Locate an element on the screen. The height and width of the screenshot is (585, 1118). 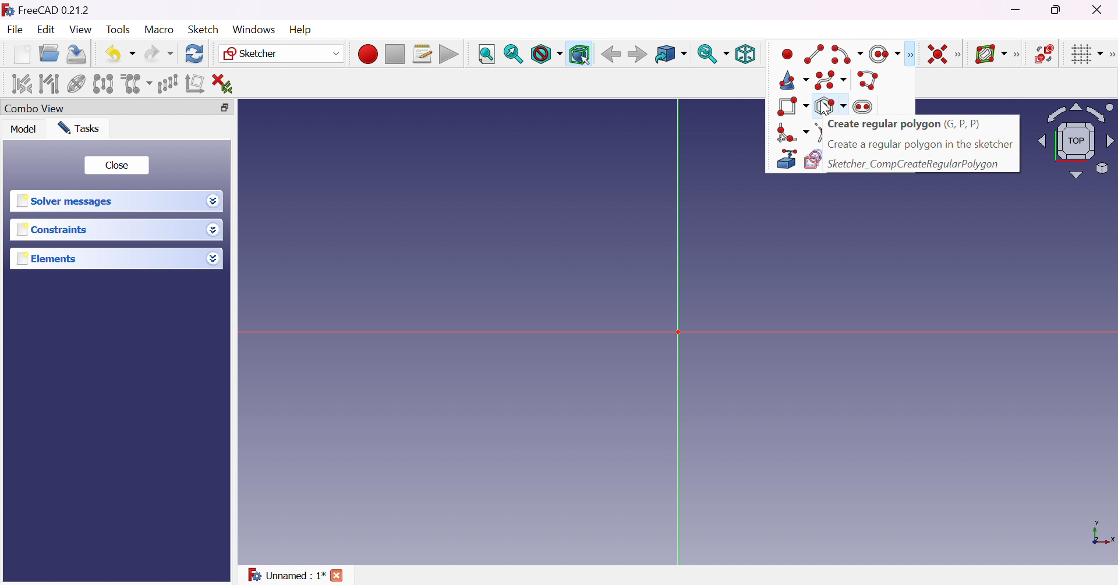
[View] is located at coordinates (775, 55).